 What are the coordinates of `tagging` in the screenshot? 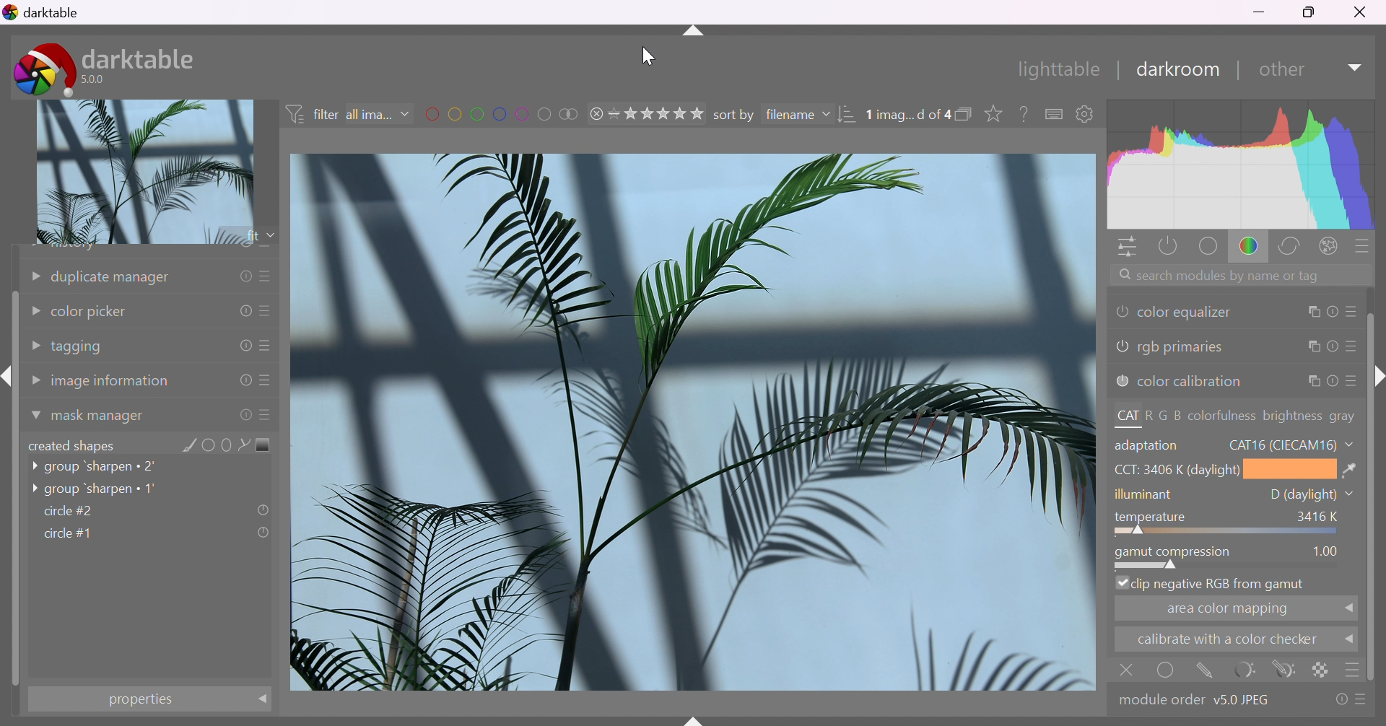 It's located at (150, 347).